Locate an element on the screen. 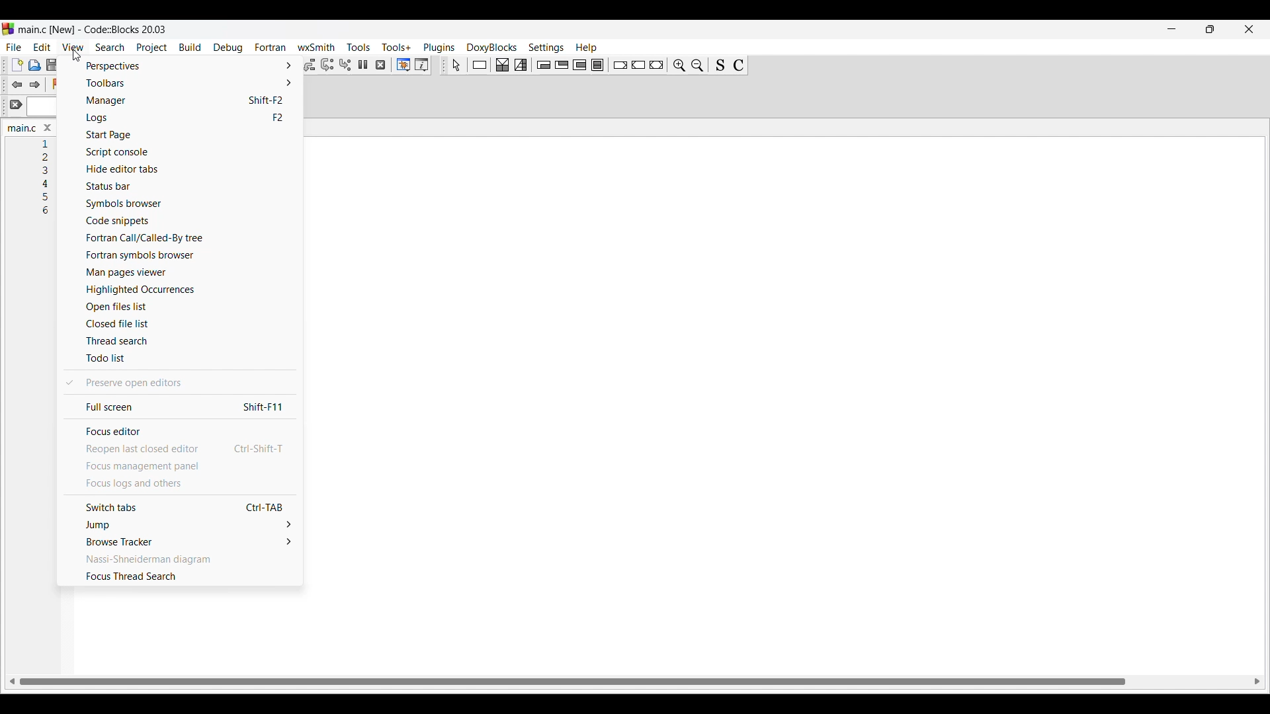 Image resolution: width=1270 pixels, height=714 pixels. Close tab is located at coordinates (47, 128).